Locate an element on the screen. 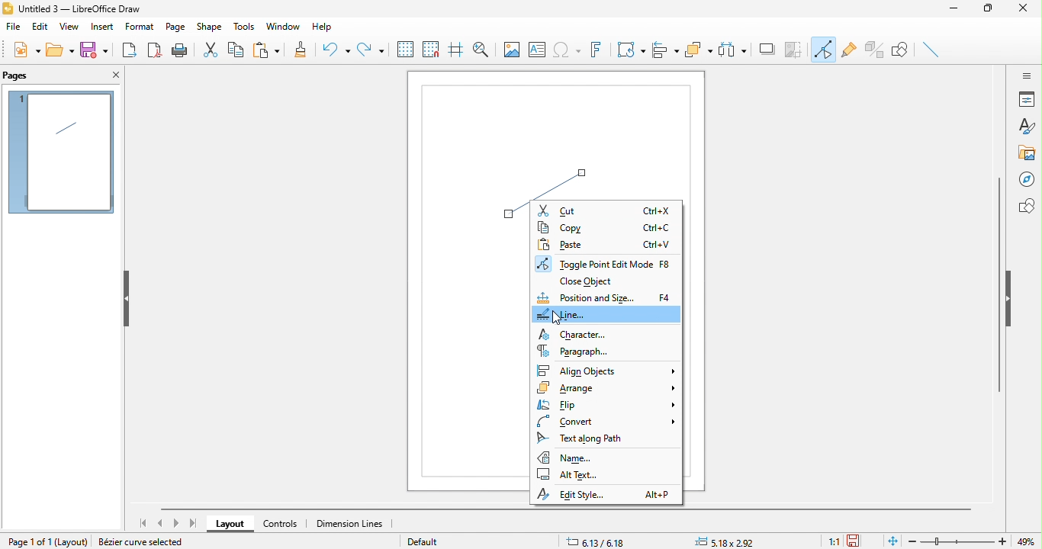 The width and height of the screenshot is (1042, 549). toggle point edit mode is located at coordinates (607, 262).